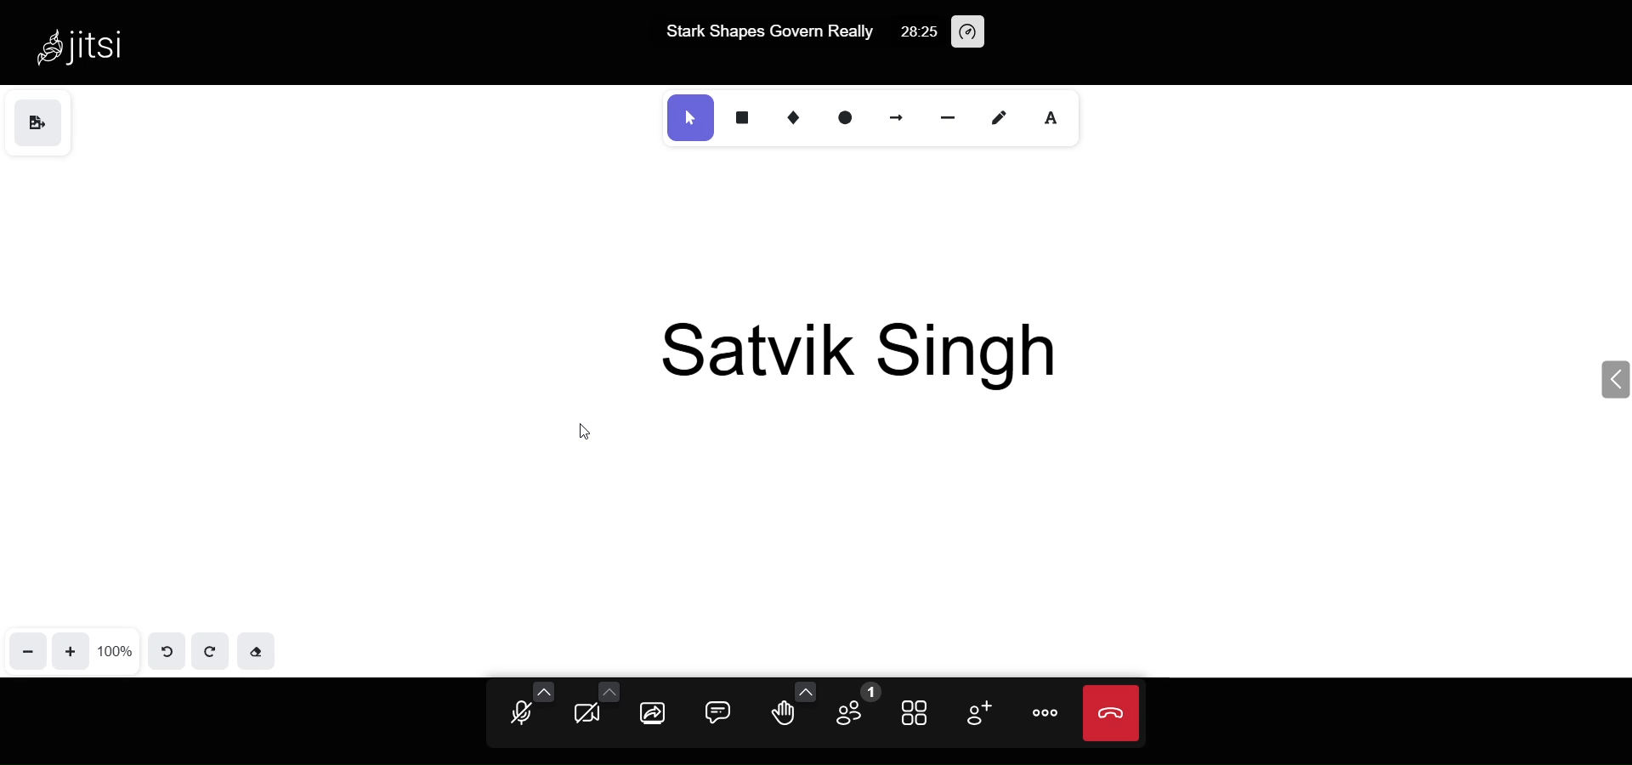  Describe the element at coordinates (714, 714) in the screenshot. I see `chat` at that location.